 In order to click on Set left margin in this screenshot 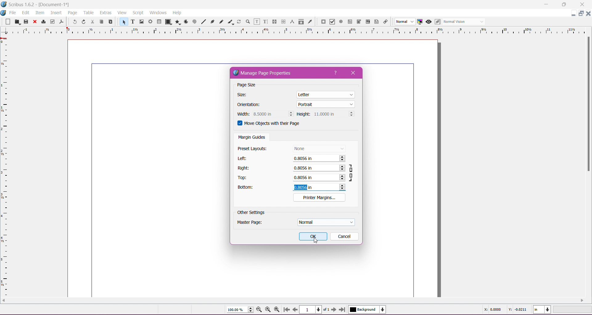, I will do `click(319, 159)`.